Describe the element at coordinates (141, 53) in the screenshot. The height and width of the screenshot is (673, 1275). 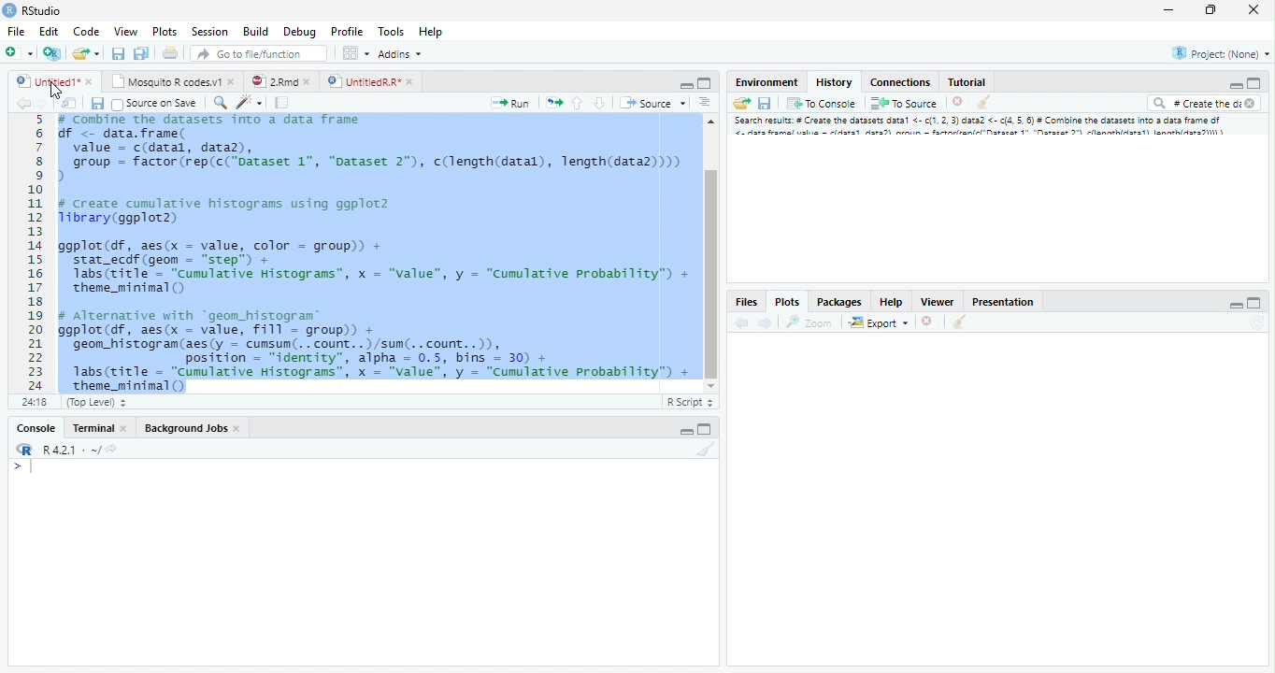
I see `Save all` at that location.